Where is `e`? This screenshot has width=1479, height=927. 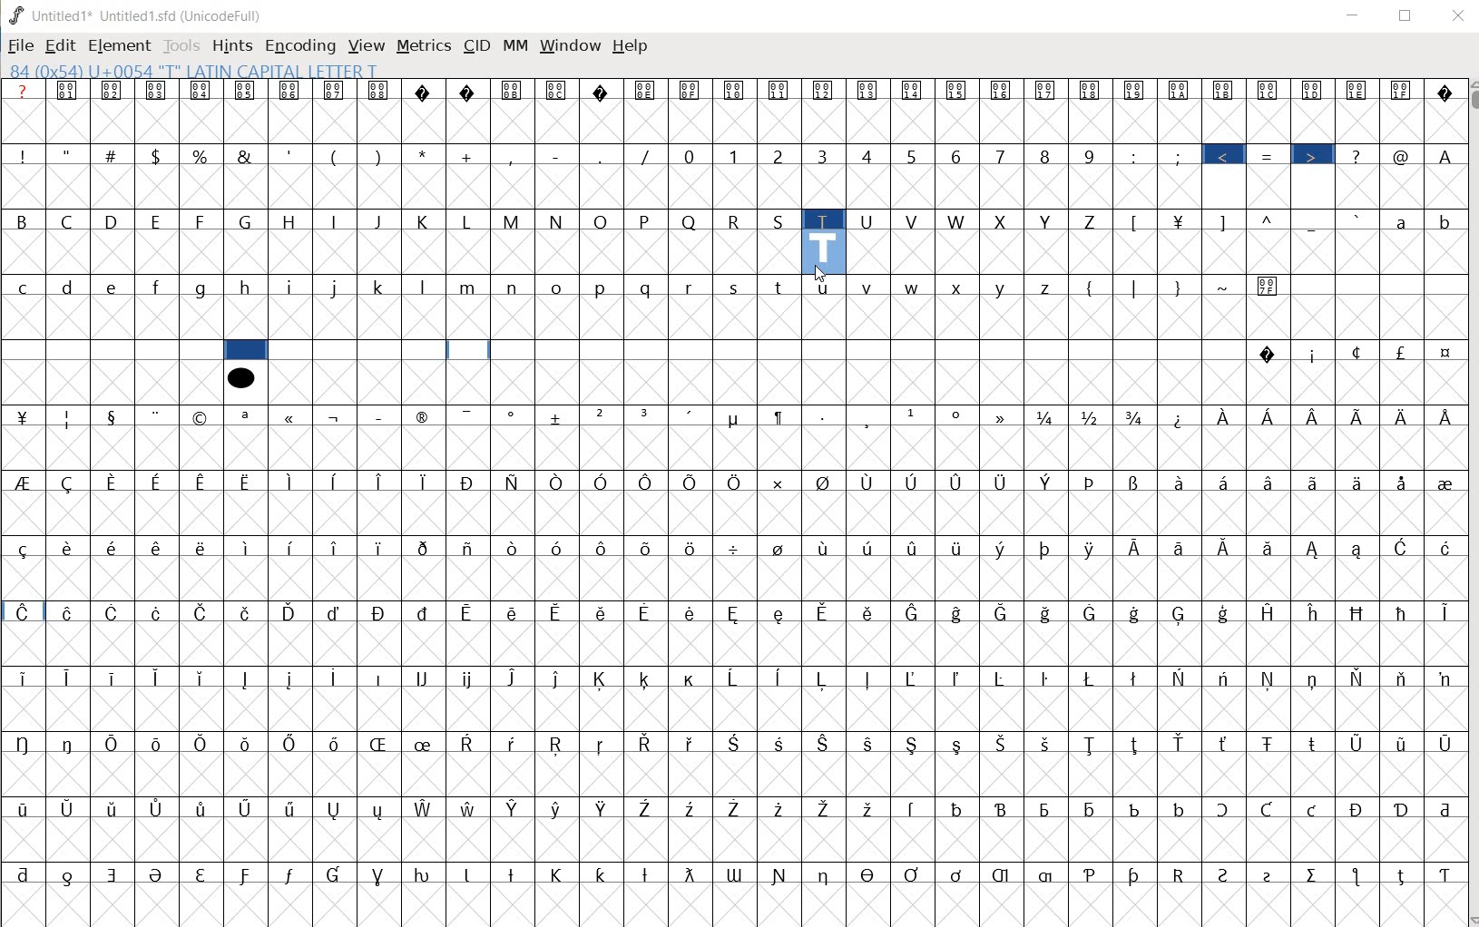 e is located at coordinates (113, 288).